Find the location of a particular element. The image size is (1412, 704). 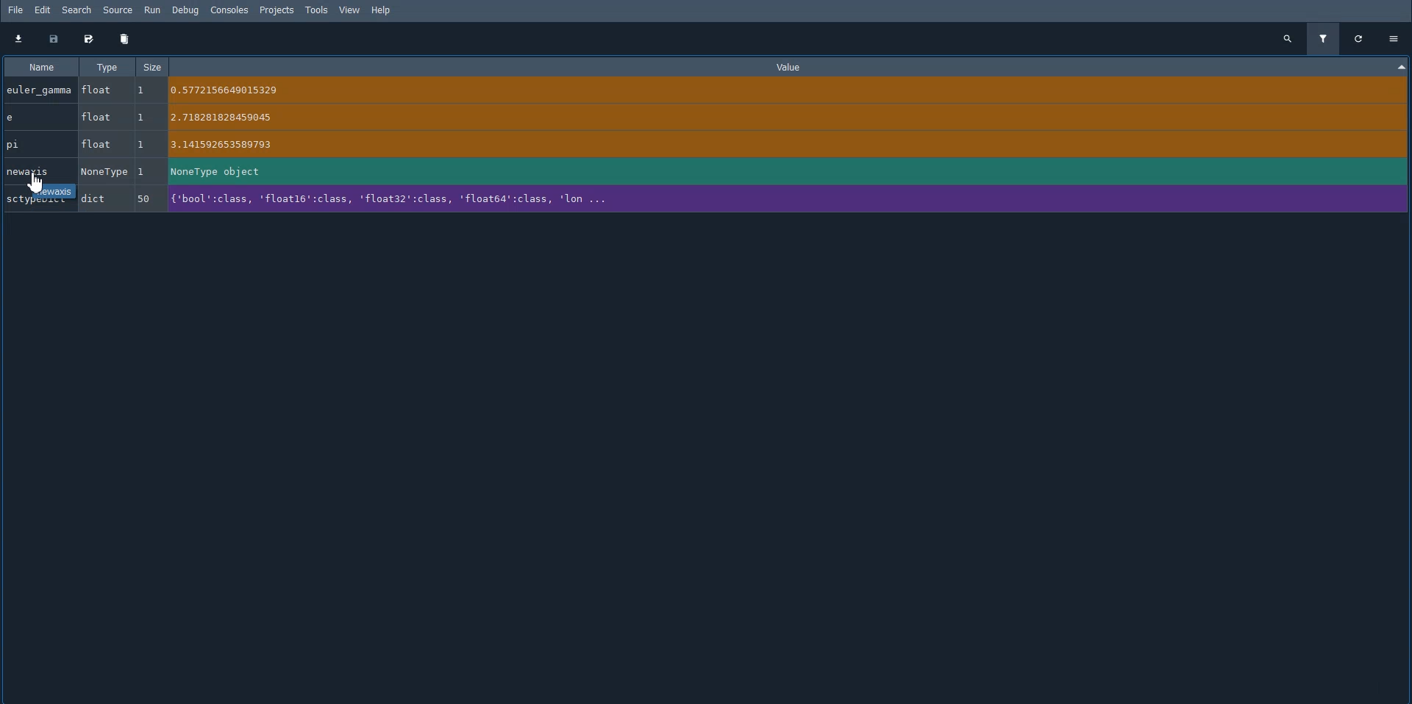

e is located at coordinates (706, 117).